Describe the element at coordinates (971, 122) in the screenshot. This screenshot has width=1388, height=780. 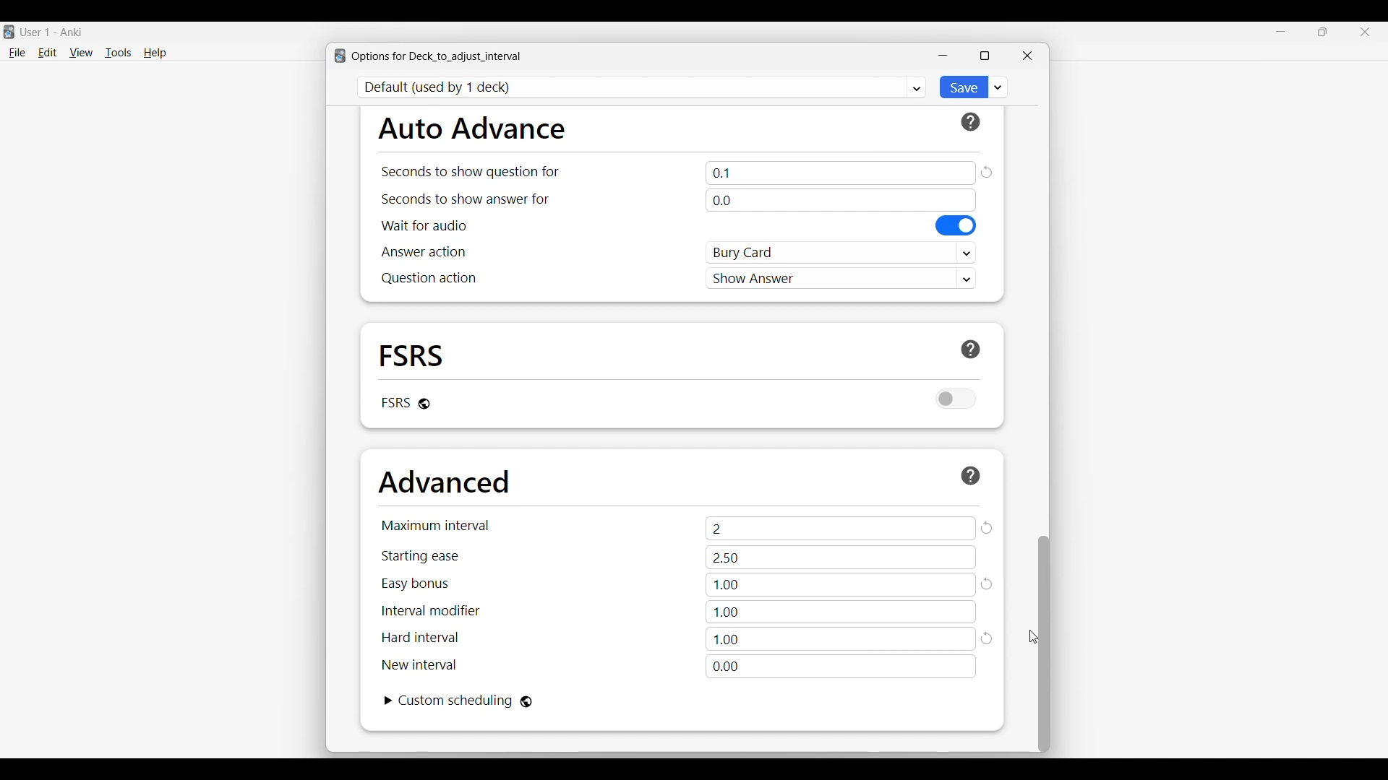
I see `Learn more about respective section` at that location.